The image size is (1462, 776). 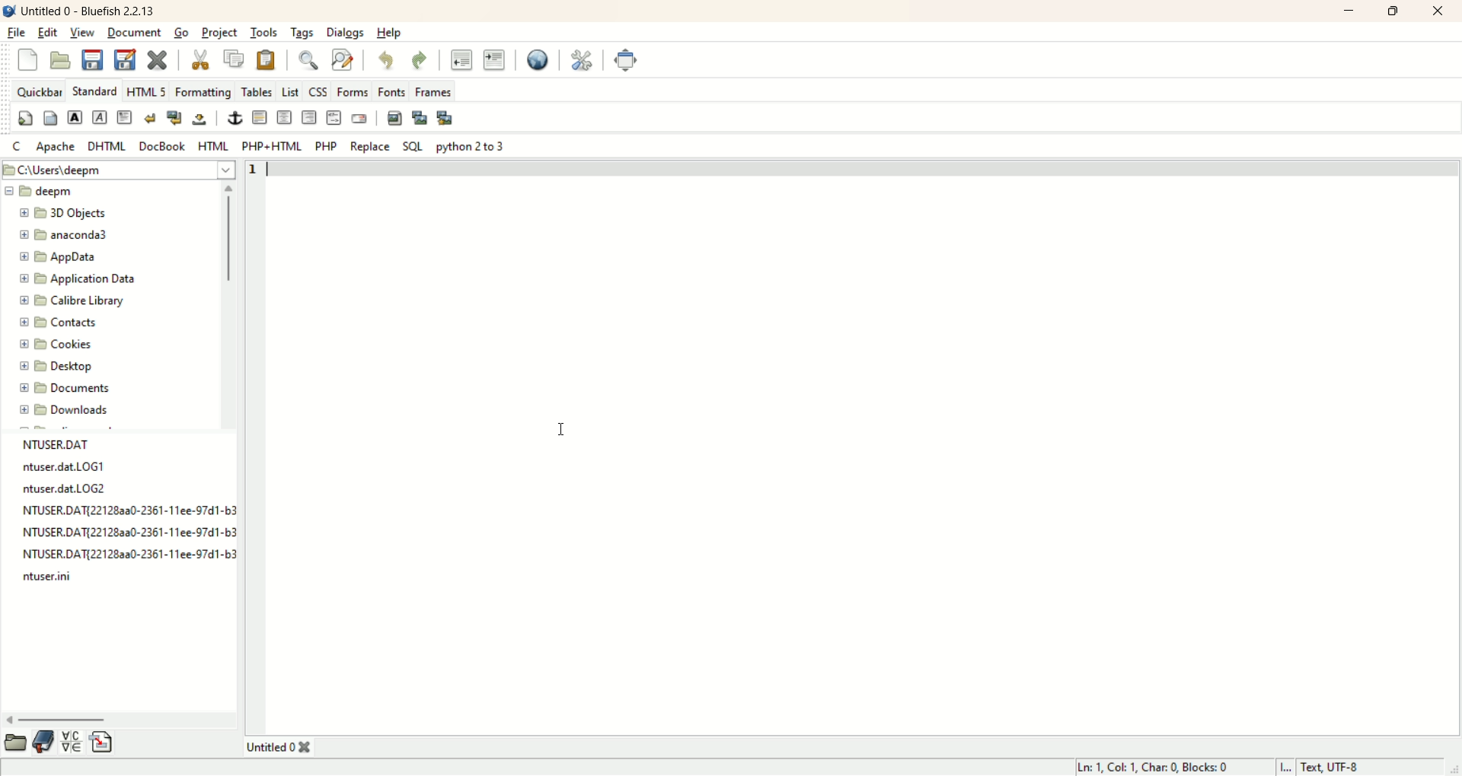 What do you see at coordinates (89, 9) in the screenshot?
I see `title` at bounding box center [89, 9].